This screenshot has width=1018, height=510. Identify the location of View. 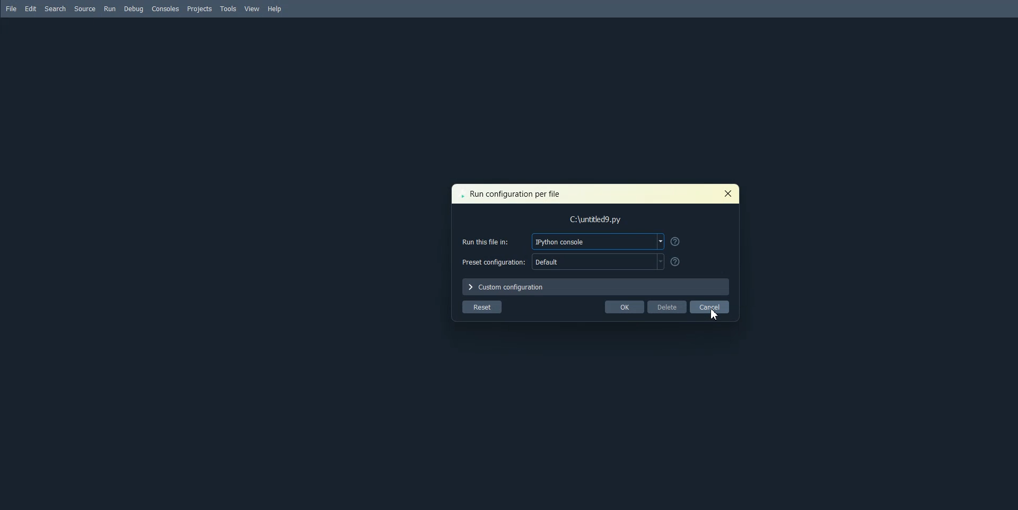
(252, 9).